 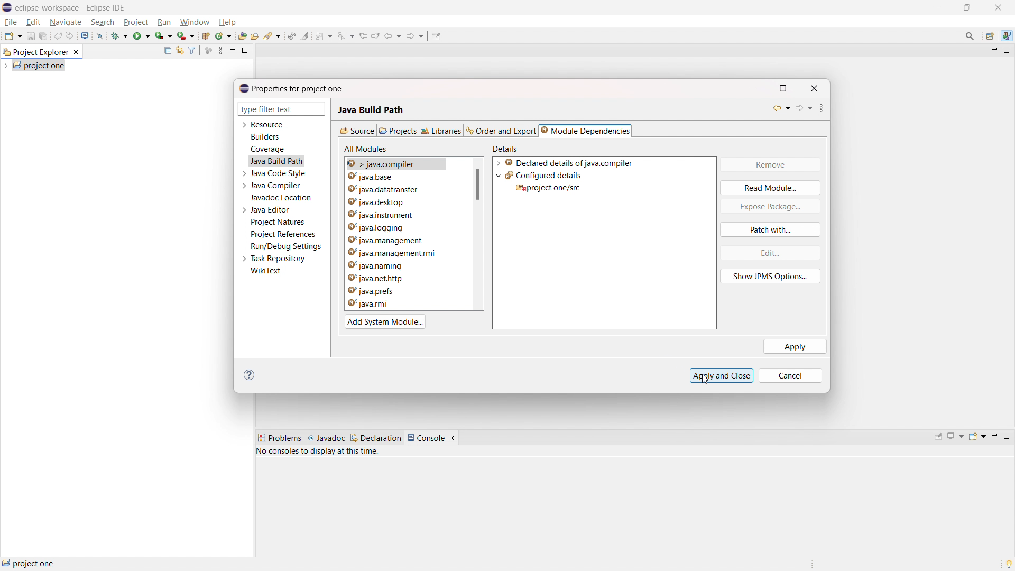 What do you see at coordinates (267, 124) in the screenshot?
I see `resource` at bounding box center [267, 124].